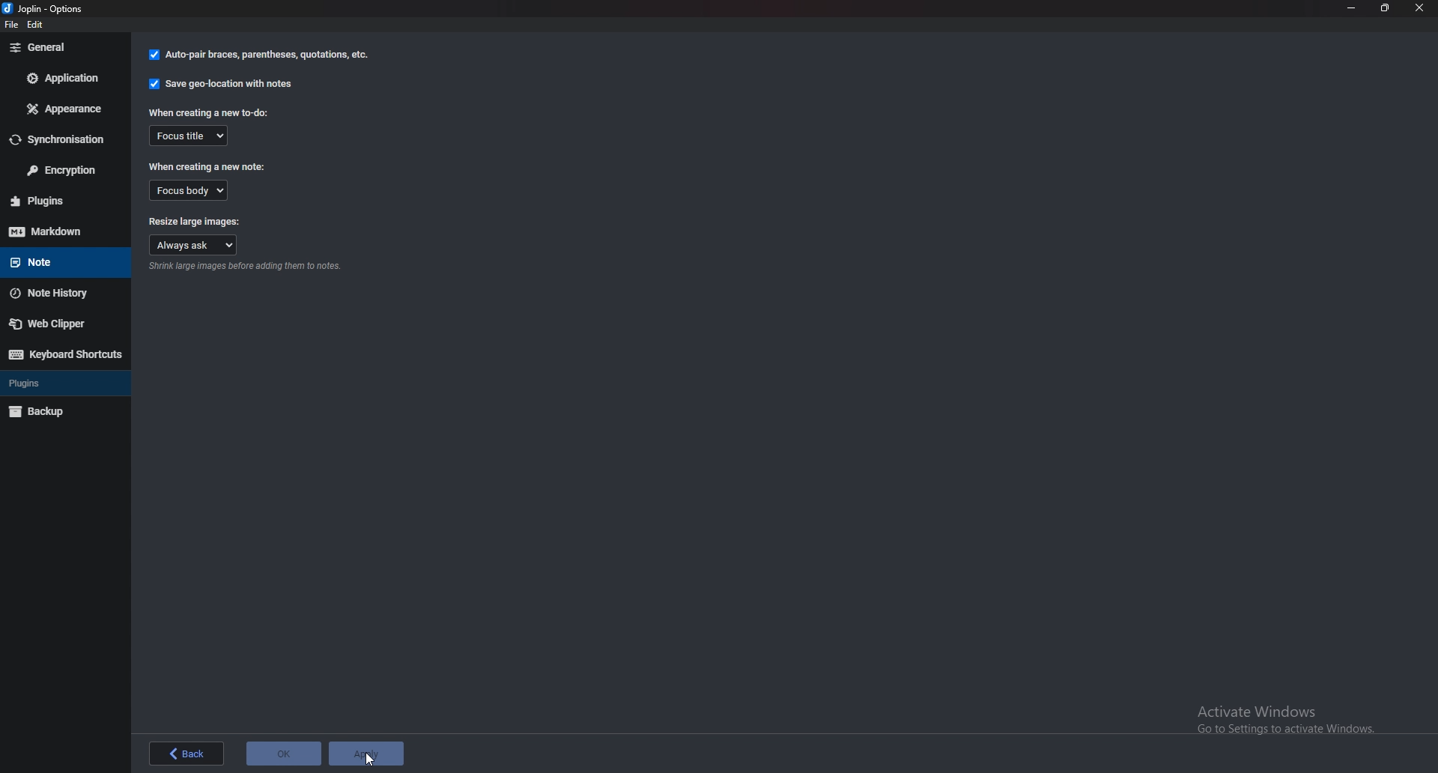 The width and height of the screenshot is (1438, 773). What do you see at coordinates (207, 112) in the screenshot?
I see `When creating a new to do` at bounding box center [207, 112].